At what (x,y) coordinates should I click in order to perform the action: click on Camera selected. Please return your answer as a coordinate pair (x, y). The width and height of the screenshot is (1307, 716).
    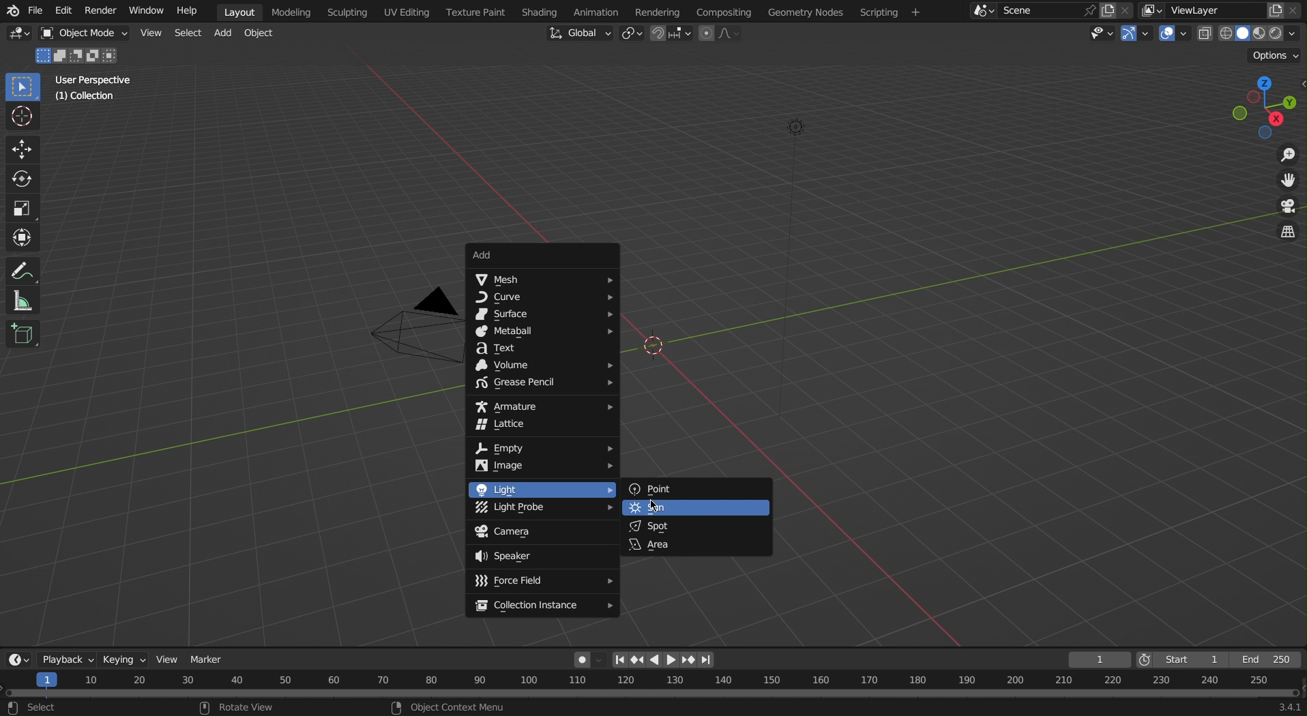
    Looking at the image, I should click on (399, 331).